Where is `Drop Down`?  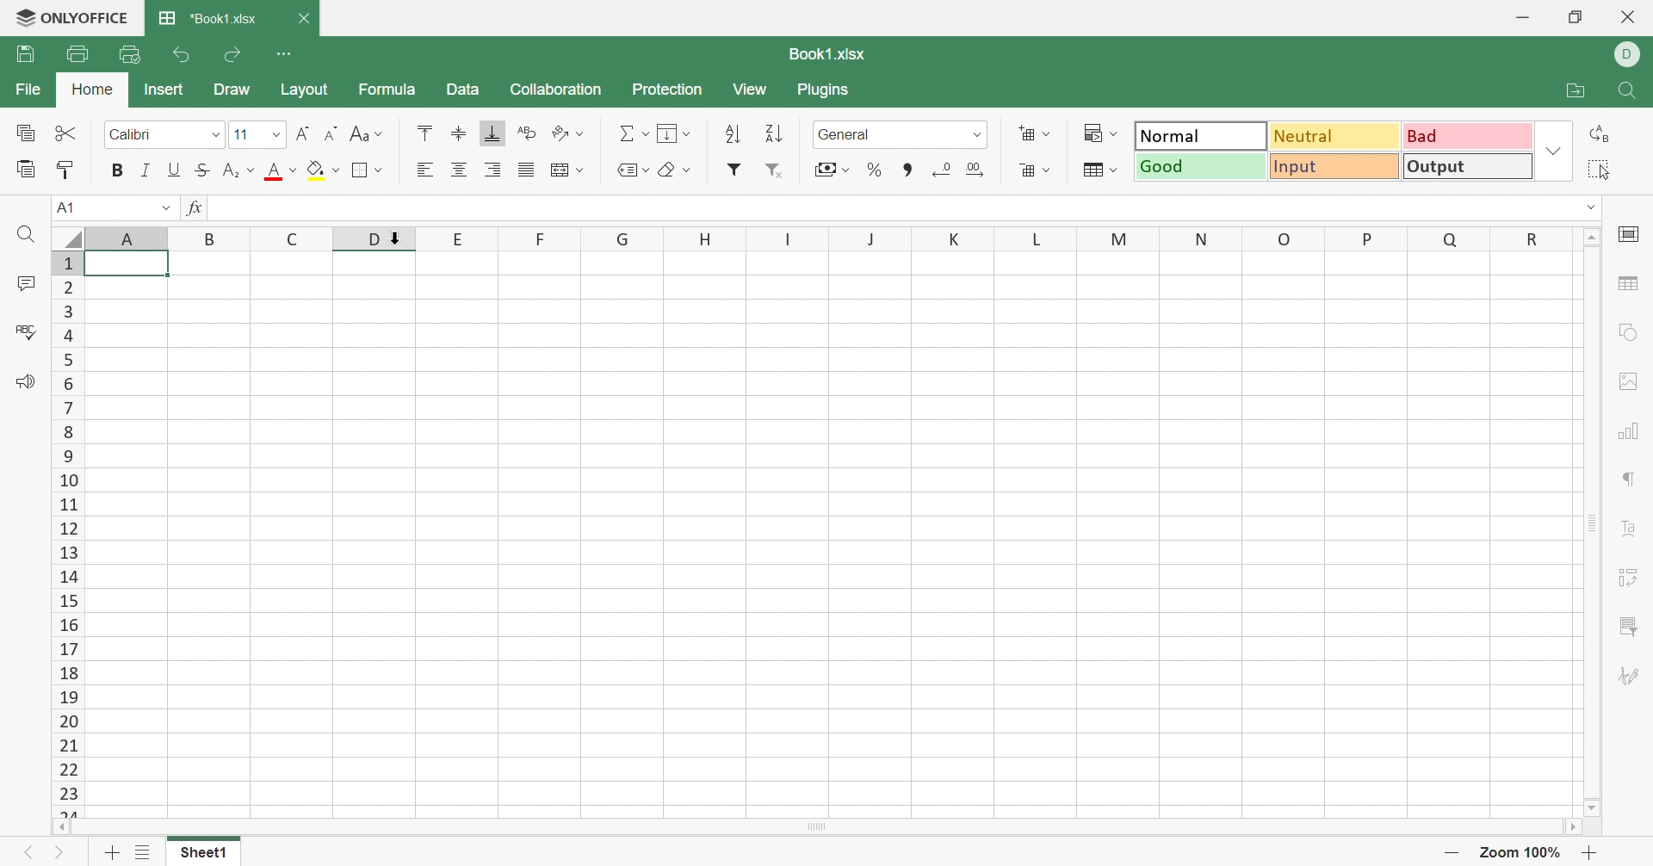
Drop Down is located at coordinates (980, 134).